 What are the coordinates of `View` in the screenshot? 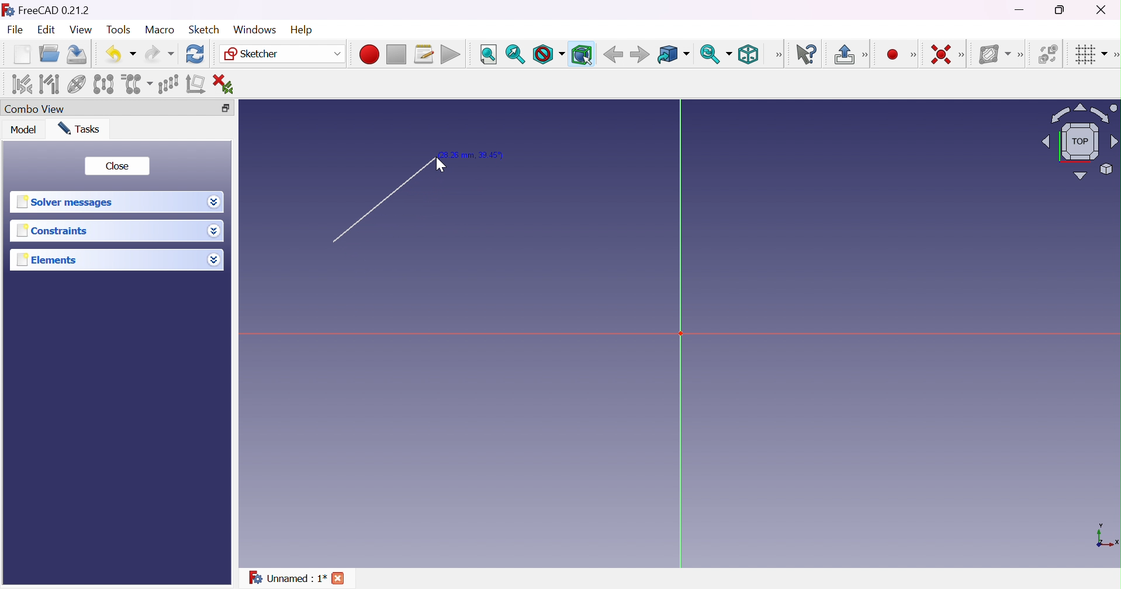 It's located at (81, 30).